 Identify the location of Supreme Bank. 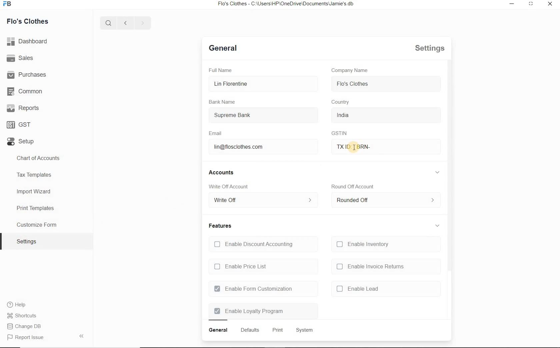
(254, 116).